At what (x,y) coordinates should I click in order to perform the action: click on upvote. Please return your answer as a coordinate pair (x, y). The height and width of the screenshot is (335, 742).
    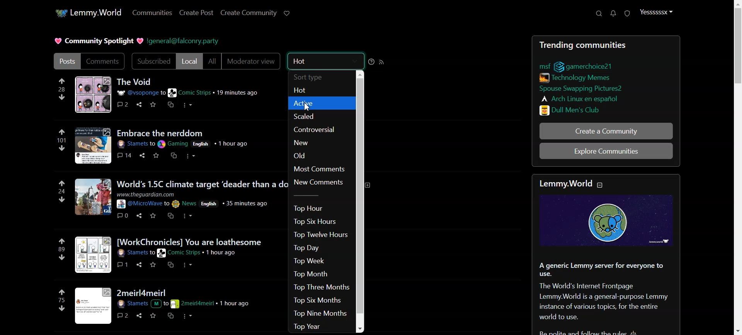
    Looking at the image, I should click on (62, 242).